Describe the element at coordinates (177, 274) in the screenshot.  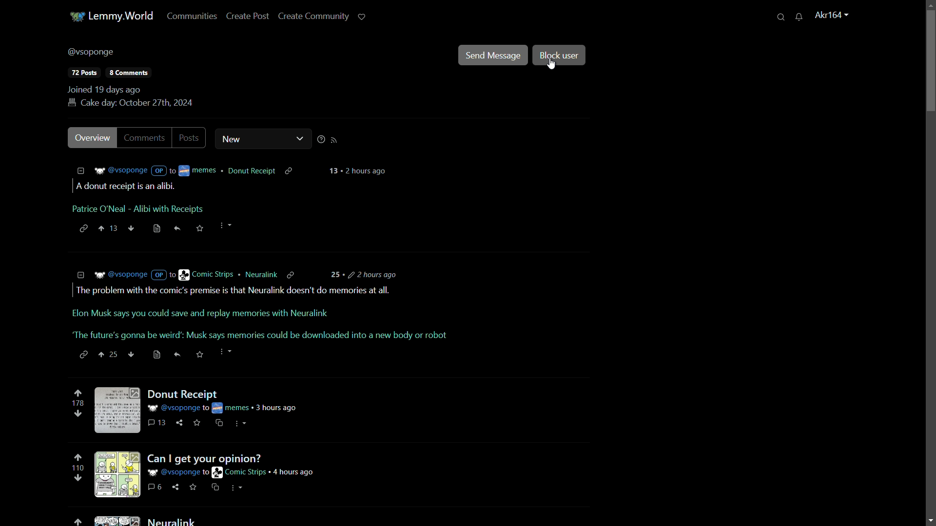
I see `details` at that location.